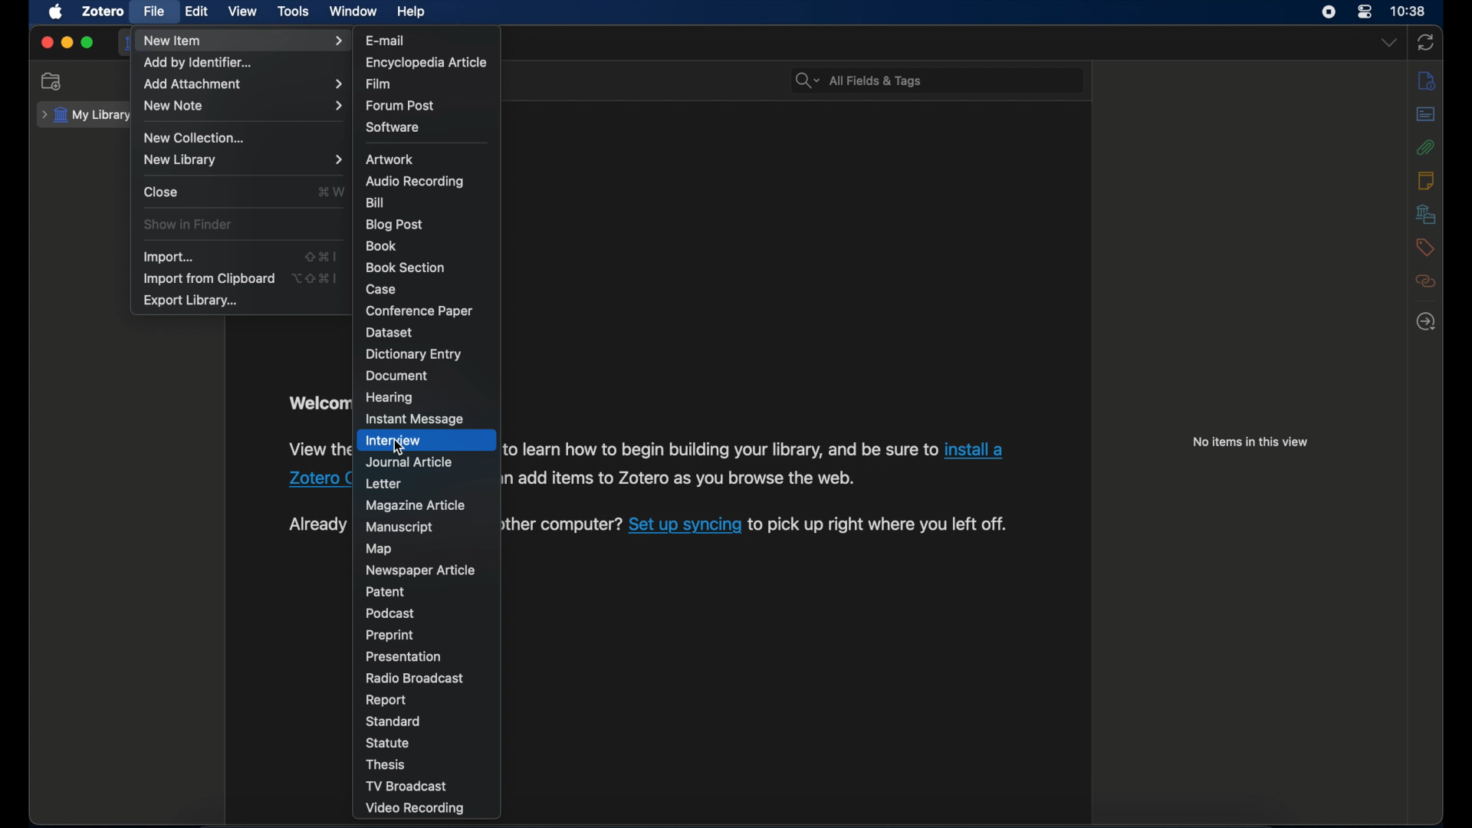 This screenshot has width=1472, height=828. I want to click on window, so click(353, 11).